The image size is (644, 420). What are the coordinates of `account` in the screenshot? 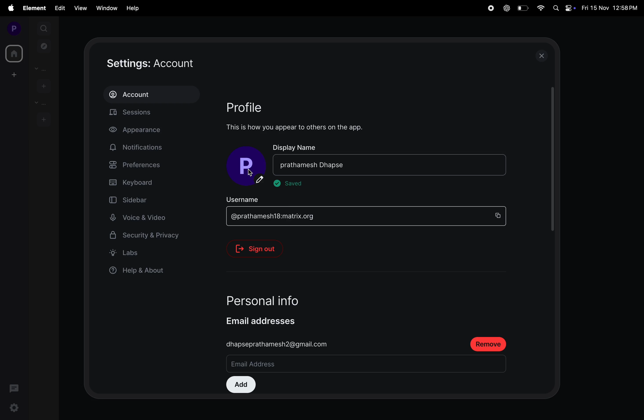 It's located at (151, 94).